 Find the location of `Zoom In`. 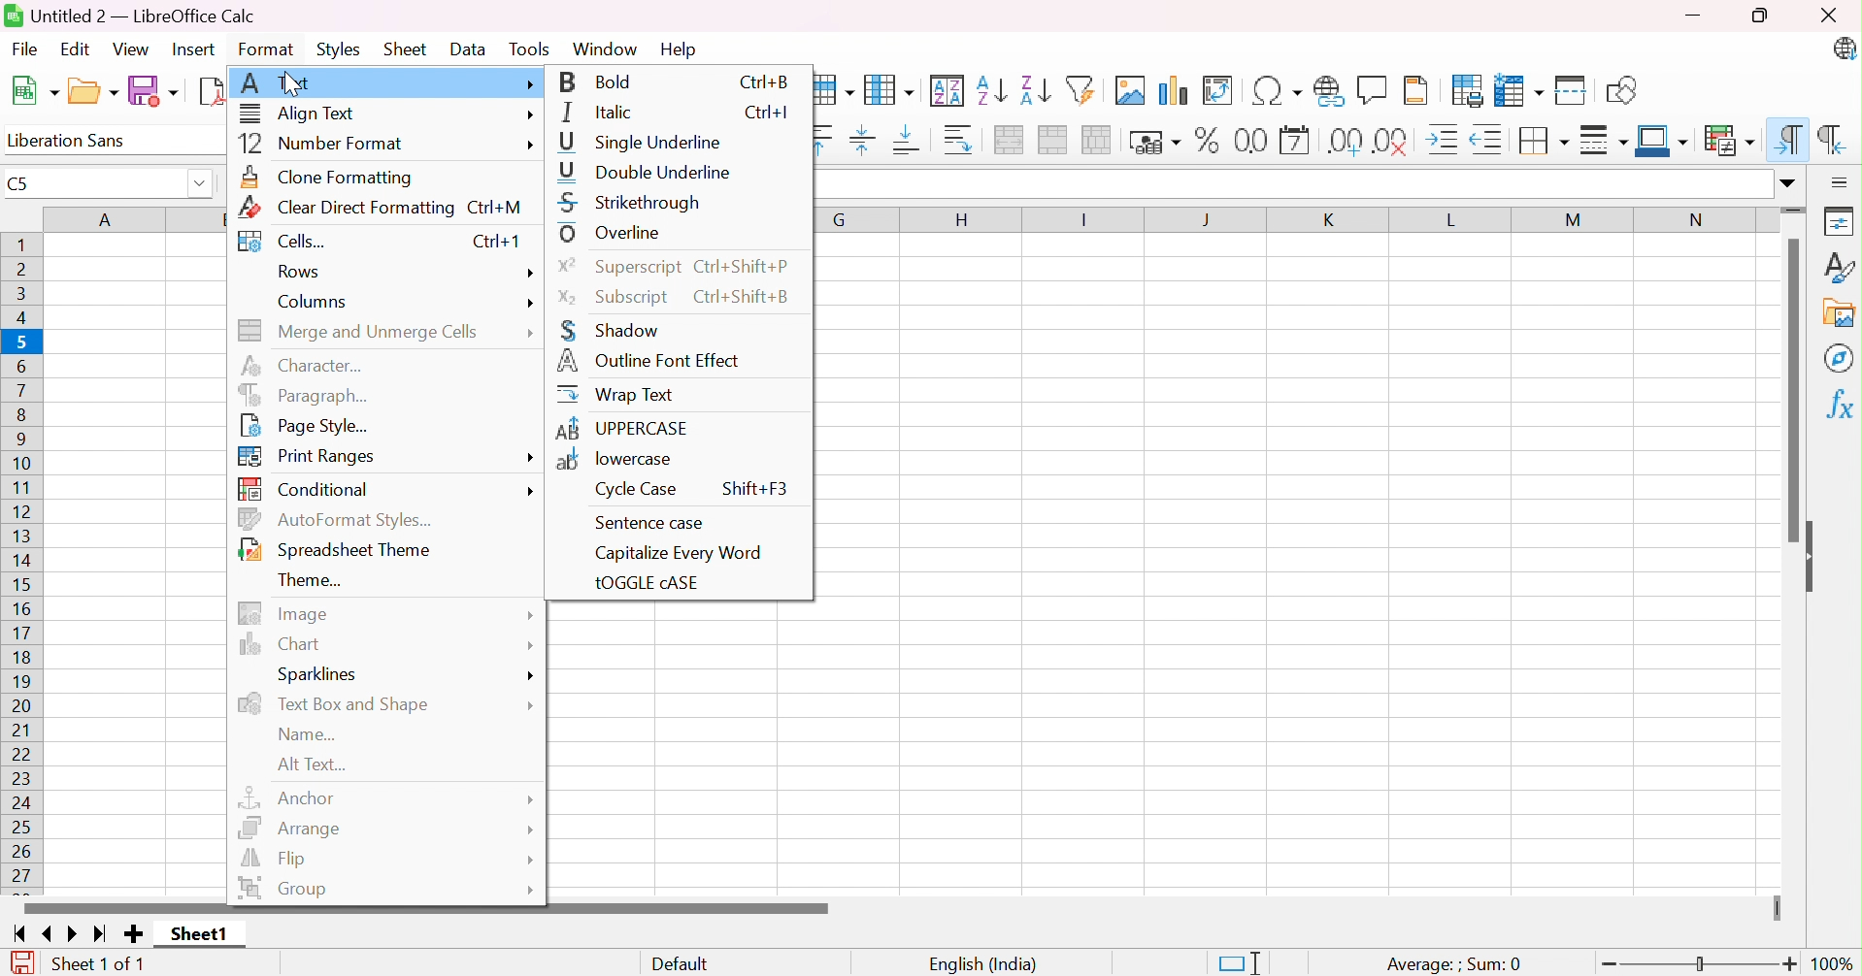

Zoom In is located at coordinates (1790, 963).